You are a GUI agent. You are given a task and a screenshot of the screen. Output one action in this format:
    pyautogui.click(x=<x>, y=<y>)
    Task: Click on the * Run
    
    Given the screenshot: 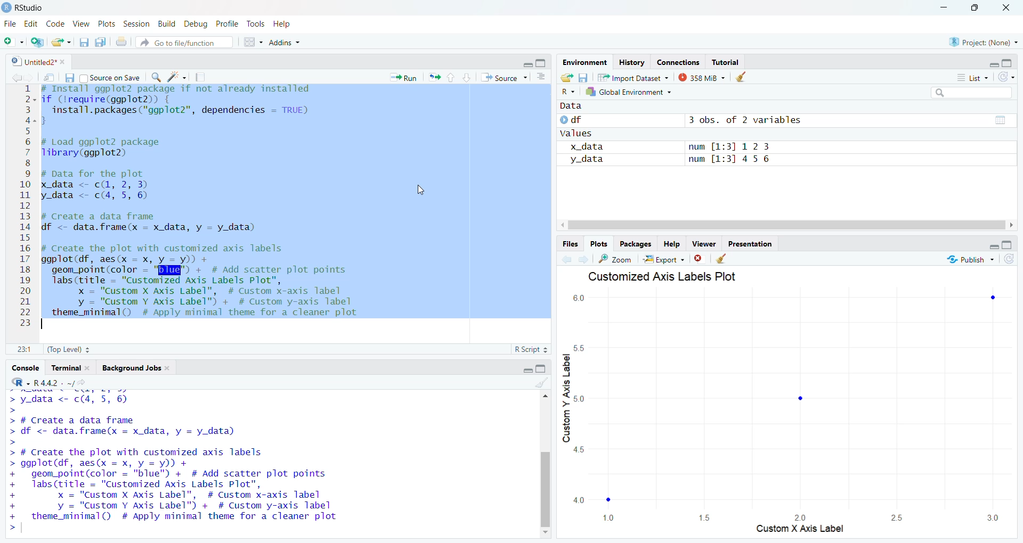 What is the action you would take?
    pyautogui.click(x=405, y=77)
    